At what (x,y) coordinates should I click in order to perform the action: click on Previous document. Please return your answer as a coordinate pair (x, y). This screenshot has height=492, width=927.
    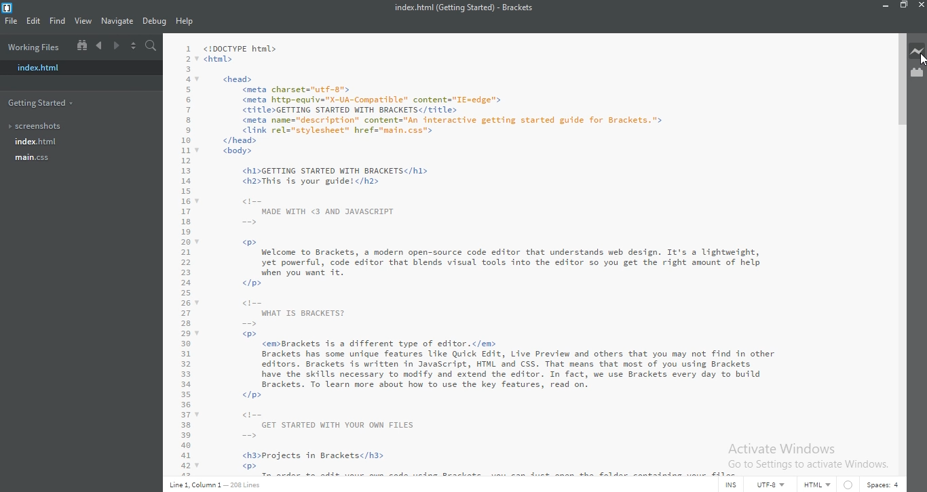
    Looking at the image, I should click on (100, 45).